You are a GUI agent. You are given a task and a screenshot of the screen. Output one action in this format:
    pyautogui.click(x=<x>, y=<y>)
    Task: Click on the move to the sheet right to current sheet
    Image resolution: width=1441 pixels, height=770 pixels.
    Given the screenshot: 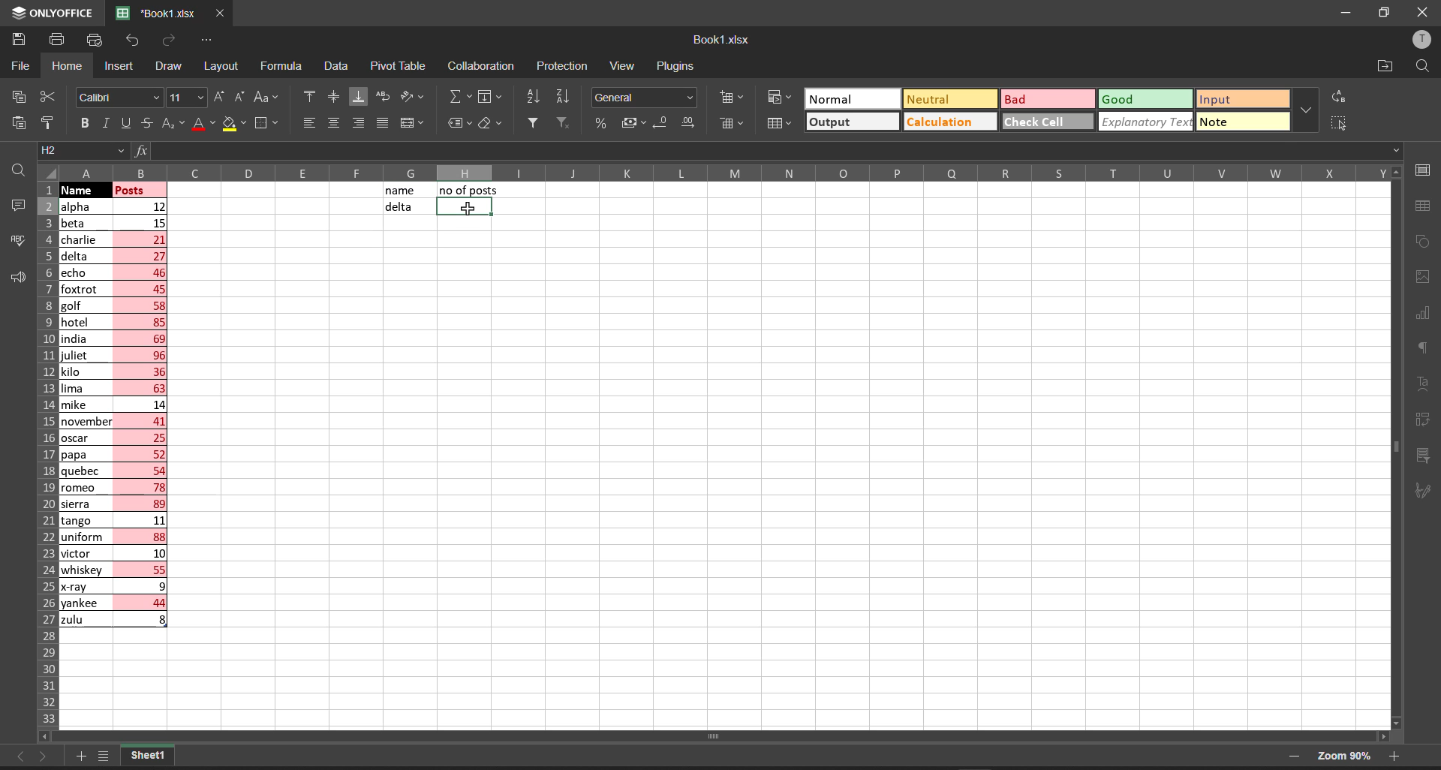 What is the action you would take?
    pyautogui.click(x=46, y=759)
    